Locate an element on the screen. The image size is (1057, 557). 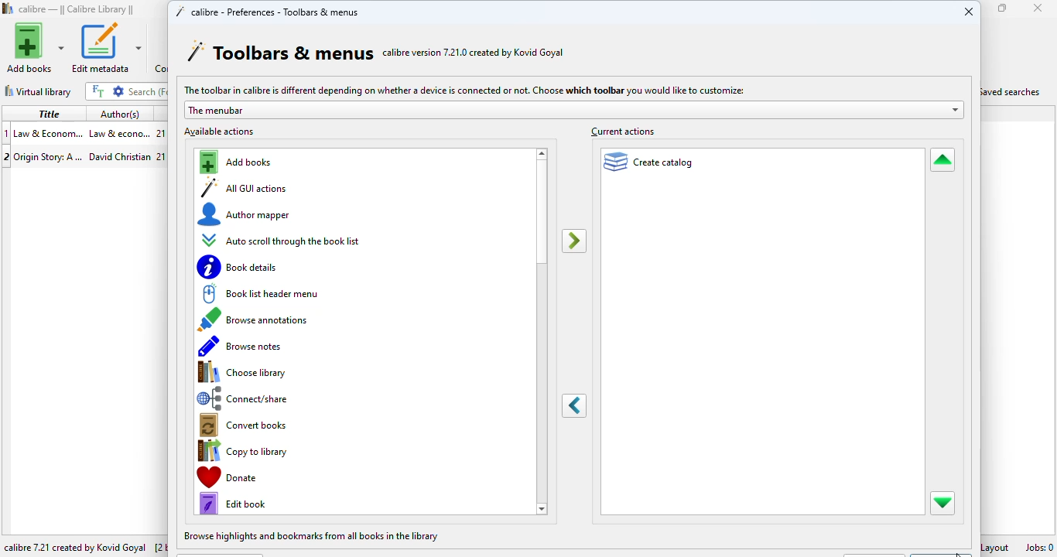
book list header menu is located at coordinates (260, 293).